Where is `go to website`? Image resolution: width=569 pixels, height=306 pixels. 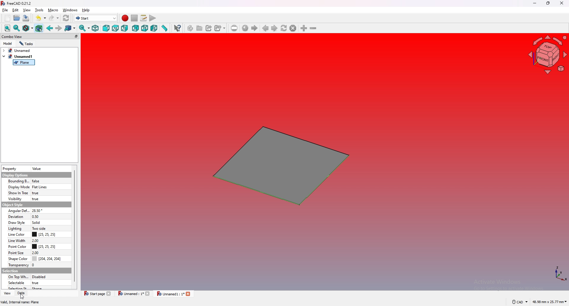
go to website is located at coordinates (245, 28).